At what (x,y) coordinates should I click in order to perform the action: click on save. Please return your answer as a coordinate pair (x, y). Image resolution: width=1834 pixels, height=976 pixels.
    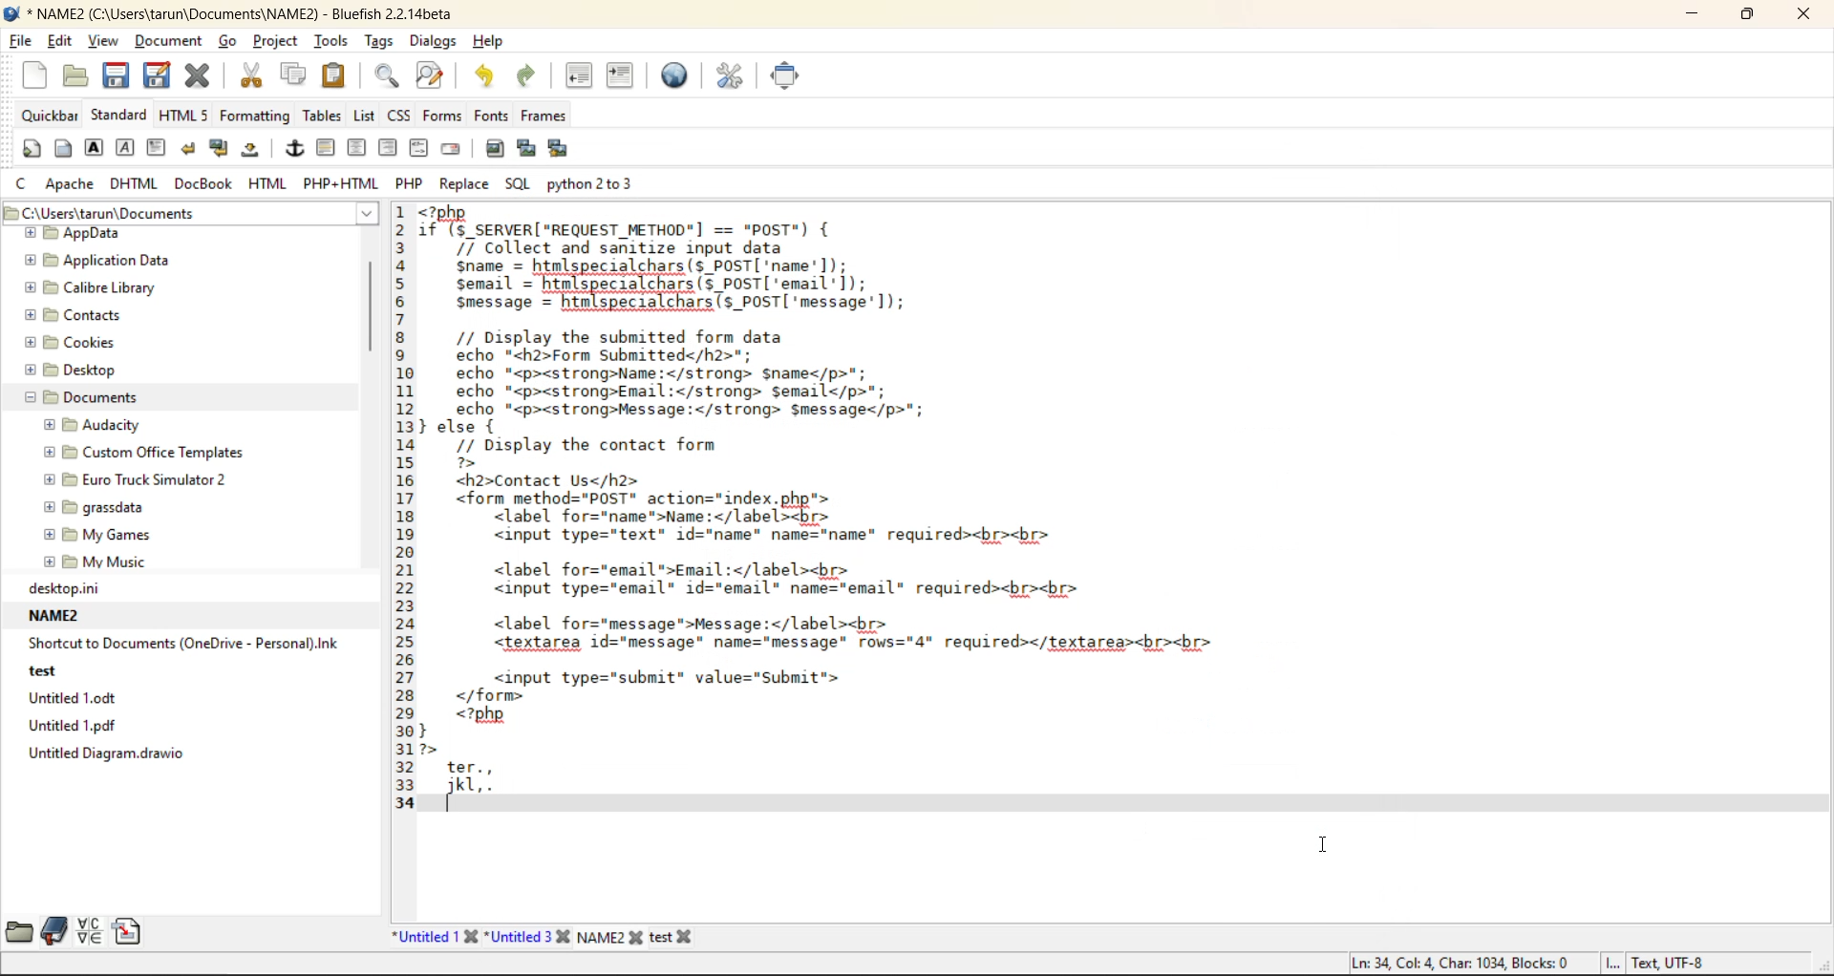
    Looking at the image, I should click on (117, 76).